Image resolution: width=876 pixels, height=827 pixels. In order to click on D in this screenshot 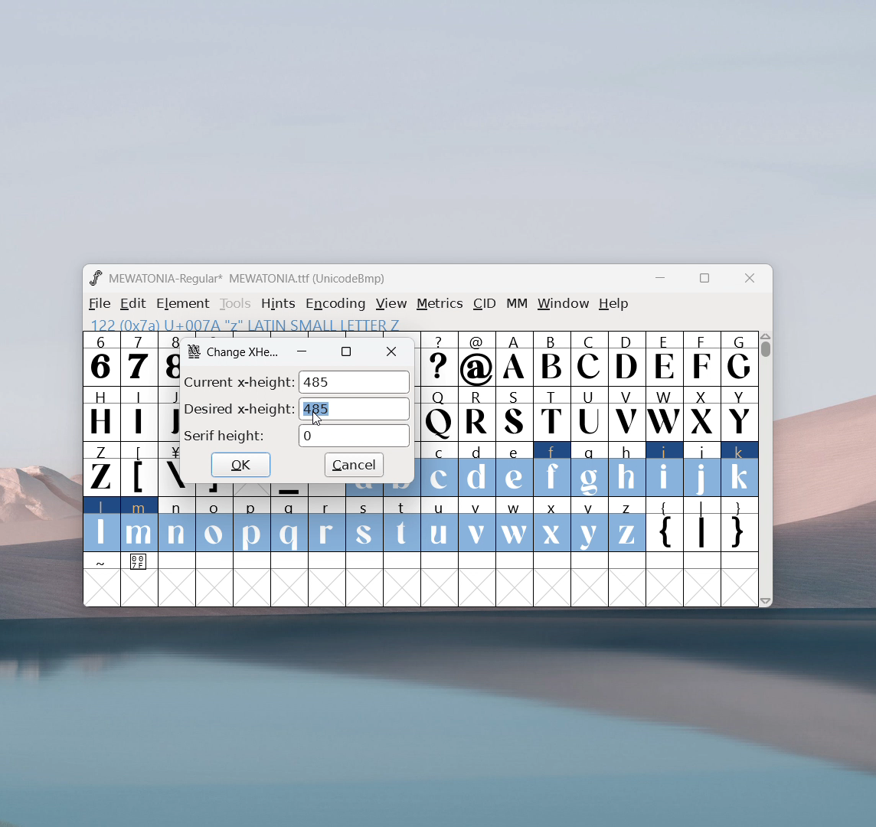, I will do `click(626, 358)`.